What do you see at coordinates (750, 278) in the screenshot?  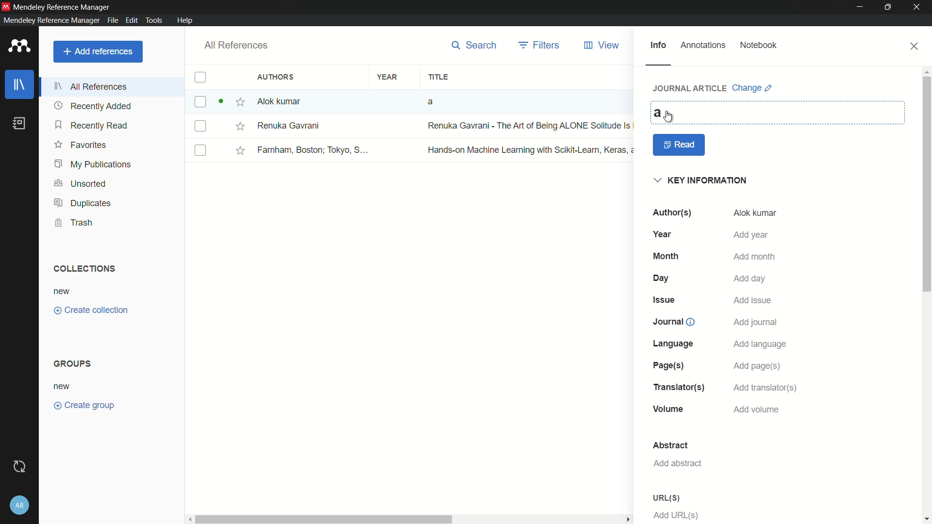 I see `add day` at bounding box center [750, 278].